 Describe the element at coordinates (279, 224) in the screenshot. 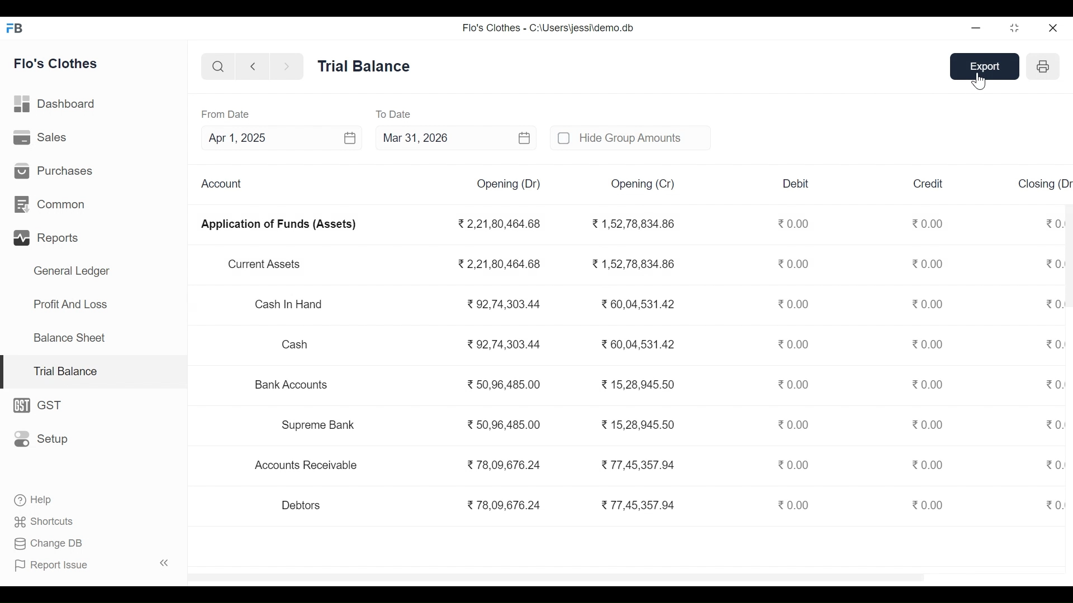

I see `Application of Funds (Assets)` at that location.